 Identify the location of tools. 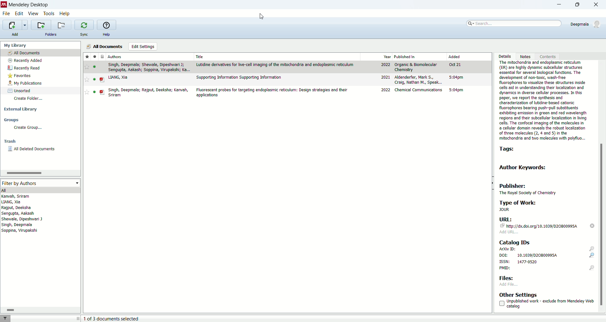
(49, 14).